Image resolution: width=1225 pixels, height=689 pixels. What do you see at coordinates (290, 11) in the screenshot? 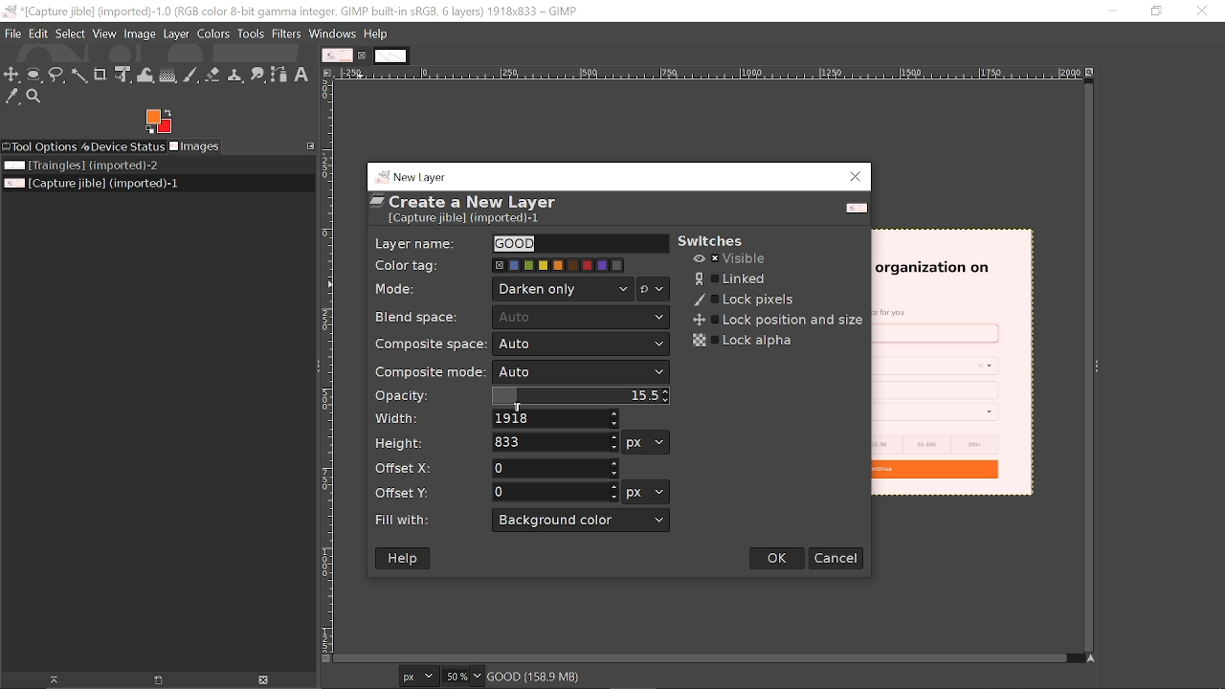
I see `Current window` at bounding box center [290, 11].